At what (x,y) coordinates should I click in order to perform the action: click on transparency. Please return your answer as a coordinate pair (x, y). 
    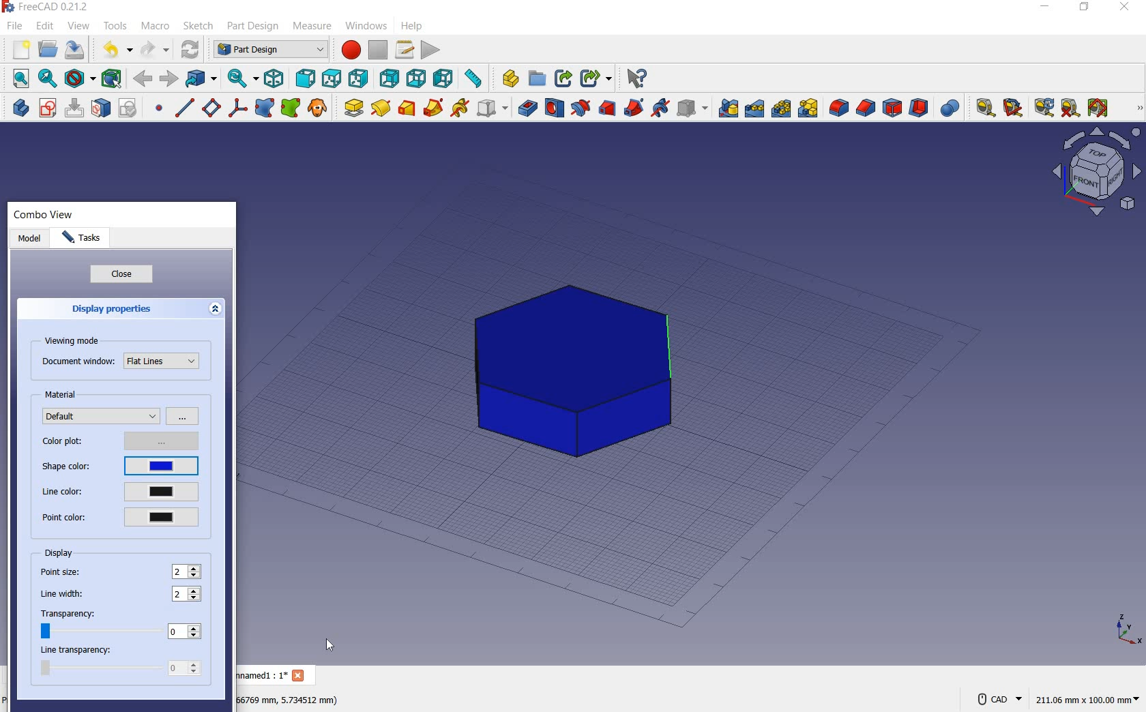
    Looking at the image, I should click on (98, 624).